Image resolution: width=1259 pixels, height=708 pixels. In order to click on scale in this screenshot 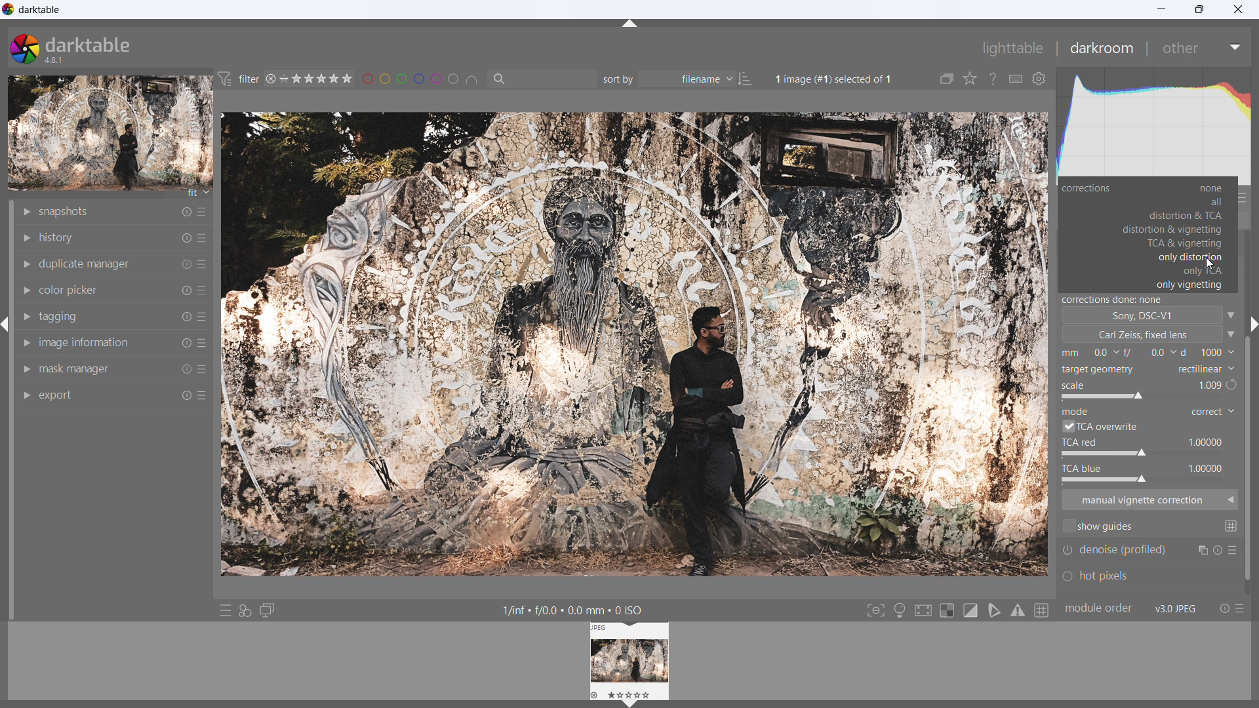, I will do `click(1140, 390)`.